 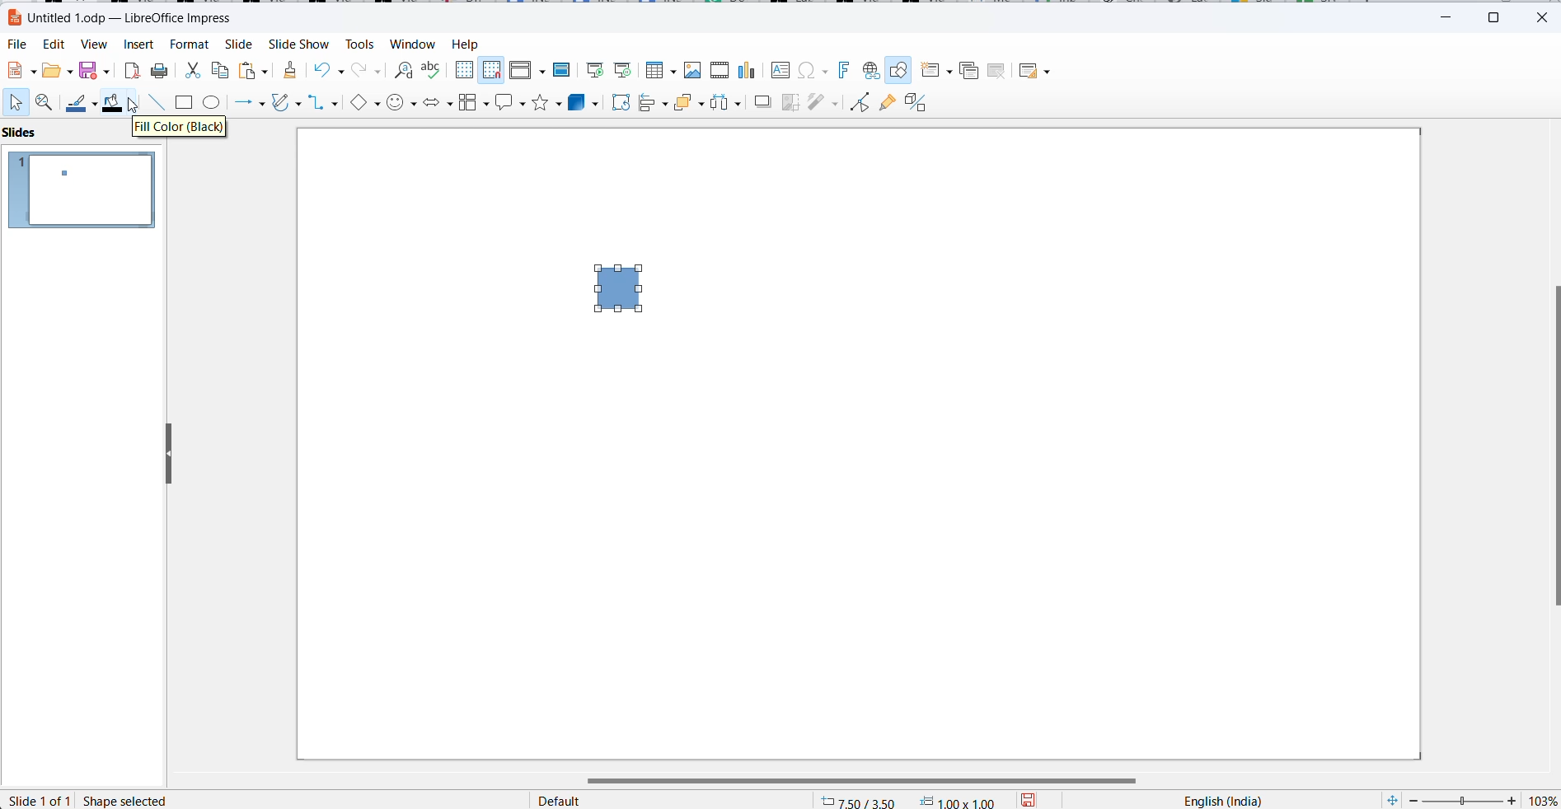 I want to click on Edit, so click(x=56, y=44).